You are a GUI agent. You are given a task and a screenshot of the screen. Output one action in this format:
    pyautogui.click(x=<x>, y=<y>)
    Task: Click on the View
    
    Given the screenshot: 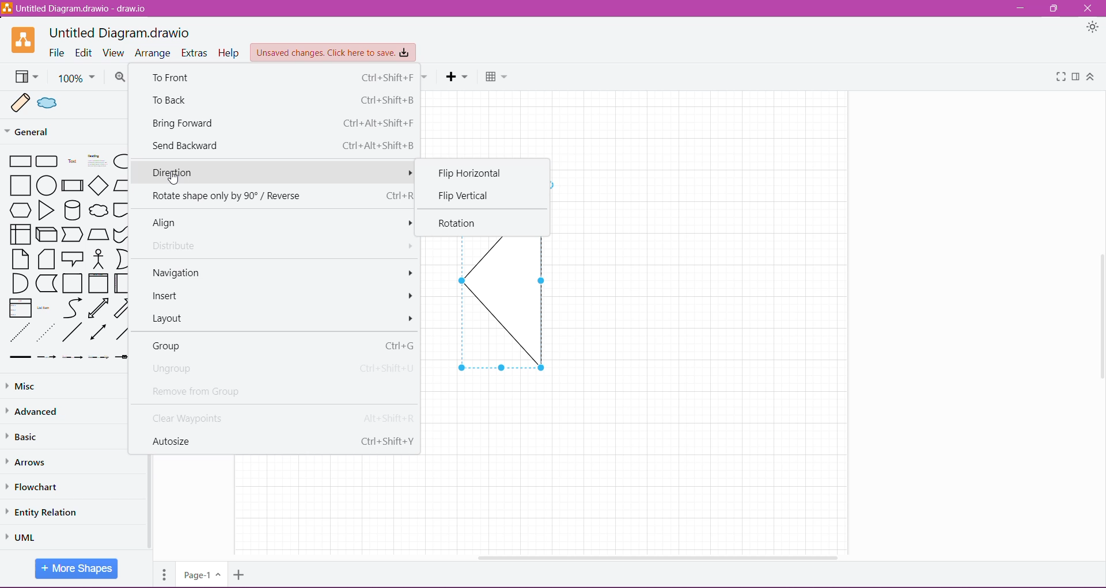 What is the action you would take?
    pyautogui.click(x=25, y=77)
    